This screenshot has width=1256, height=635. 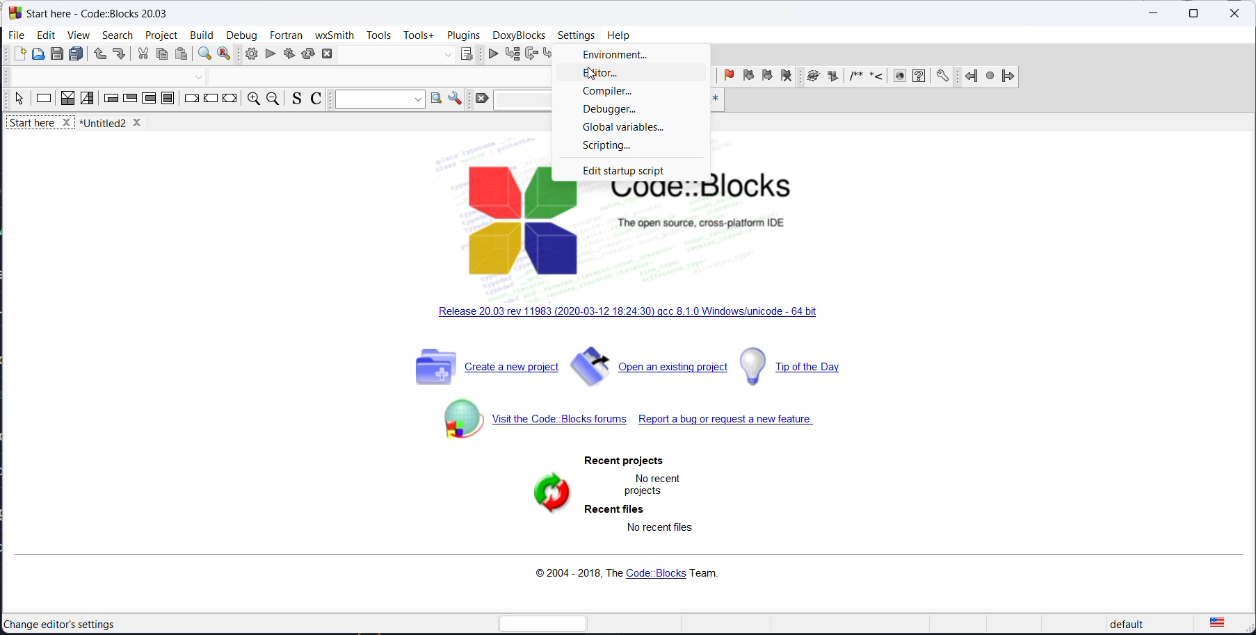 What do you see at coordinates (44, 100) in the screenshot?
I see `instruction` at bounding box center [44, 100].